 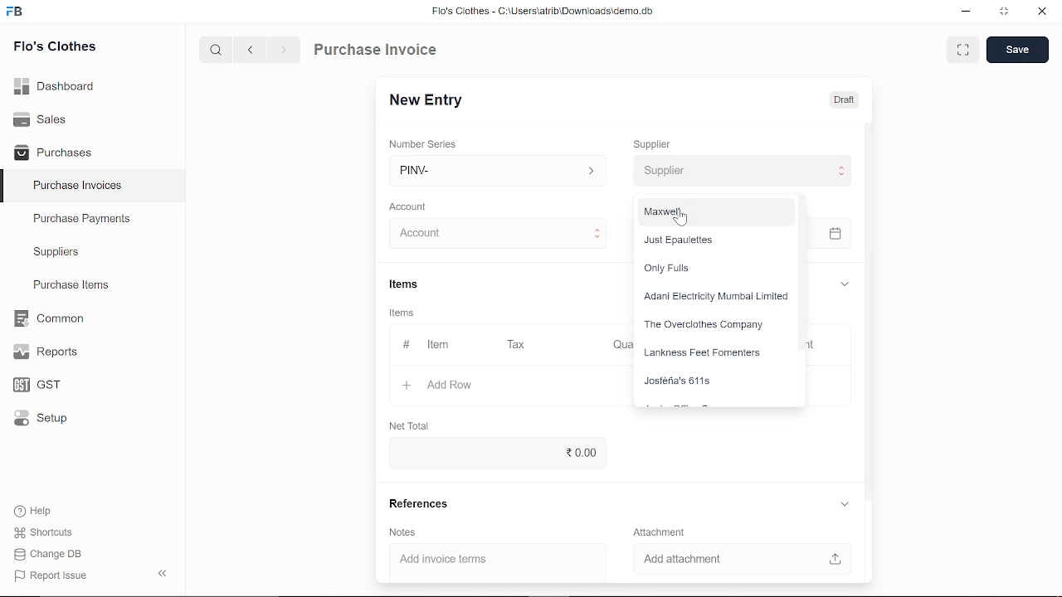 I want to click on Purchases, so click(x=53, y=151).